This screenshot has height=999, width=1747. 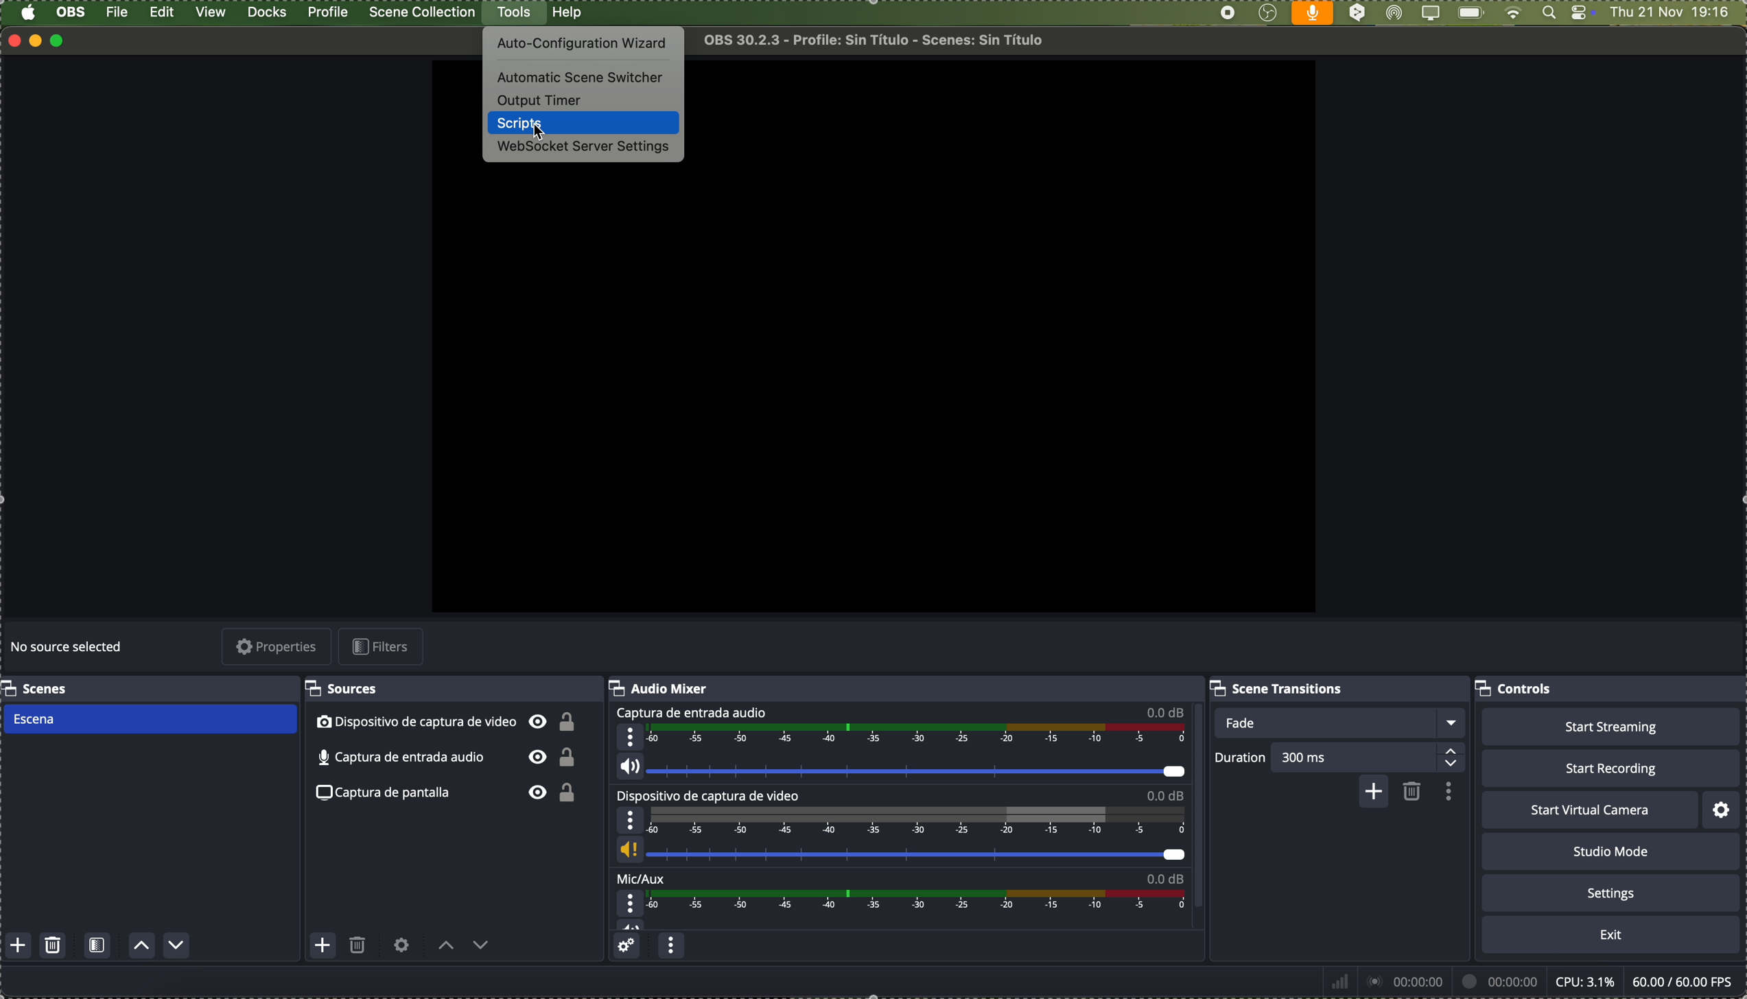 What do you see at coordinates (1513, 14) in the screenshot?
I see `wifi` at bounding box center [1513, 14].